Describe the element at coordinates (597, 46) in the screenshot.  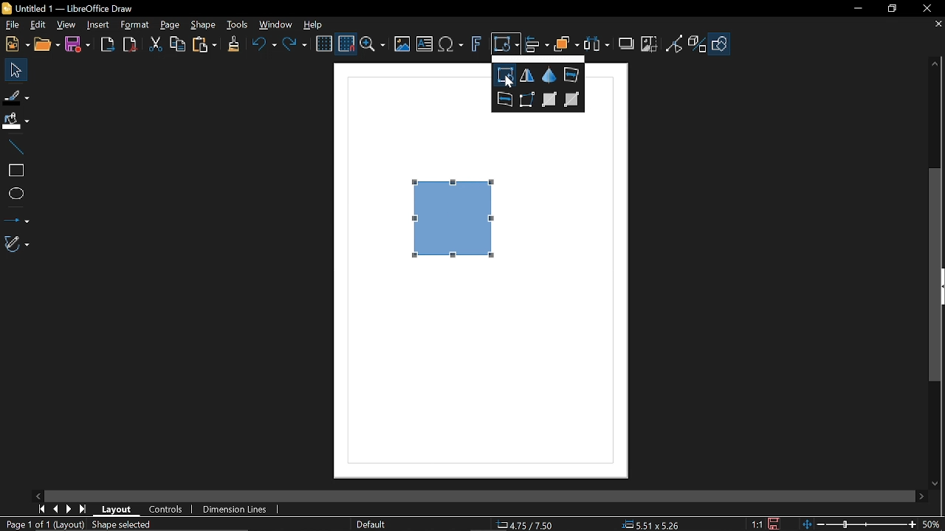
I see `Select at least three object to distribute` at that location.